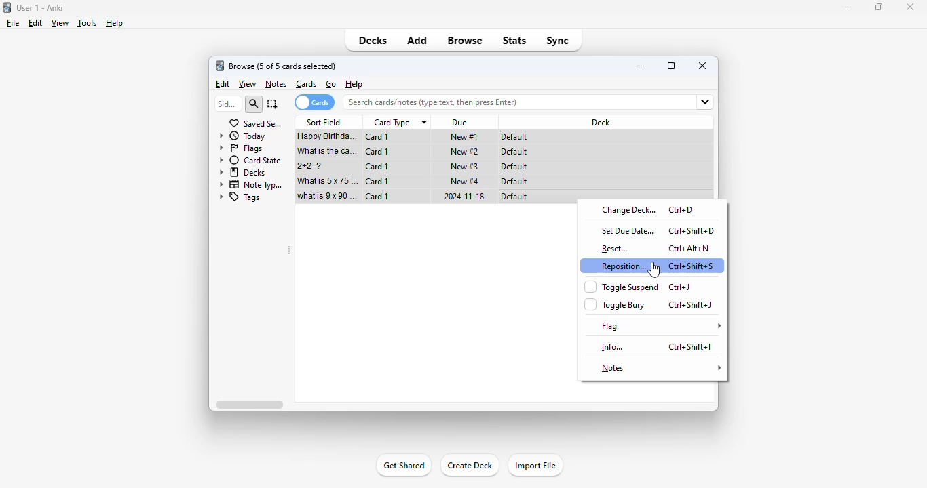  I want to click on horizontal scroll bar, so click(249, 404).